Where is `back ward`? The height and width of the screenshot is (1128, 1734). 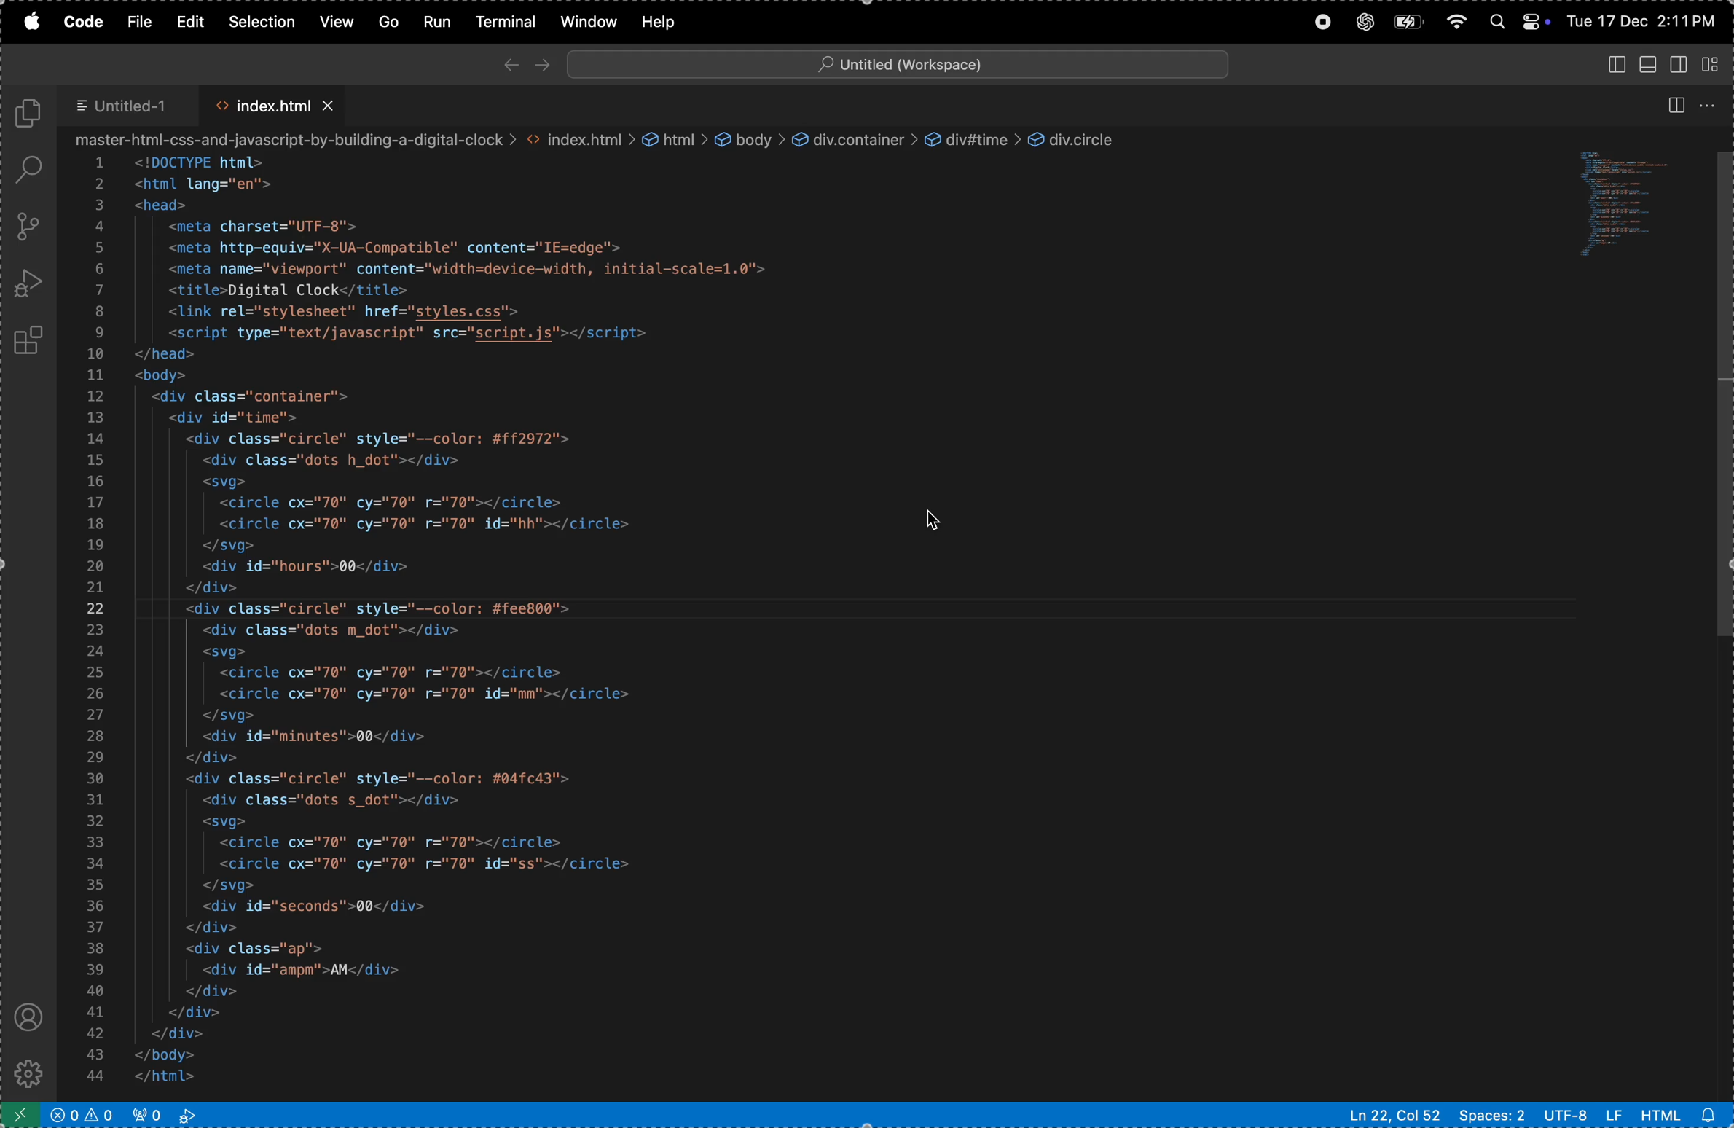 back ward is located at coordinates (508, 67).